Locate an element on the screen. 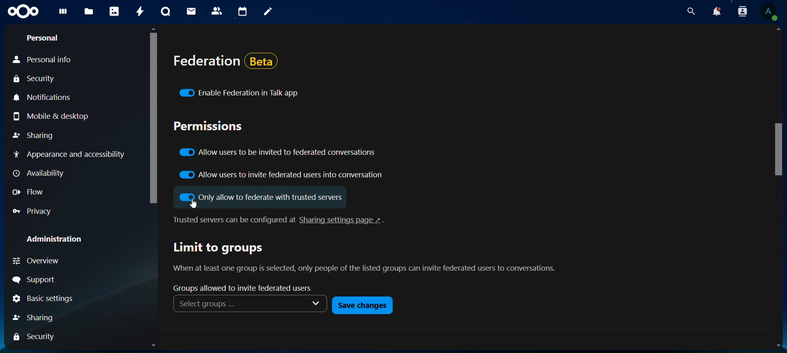  security is located at coordinates (34, 79).